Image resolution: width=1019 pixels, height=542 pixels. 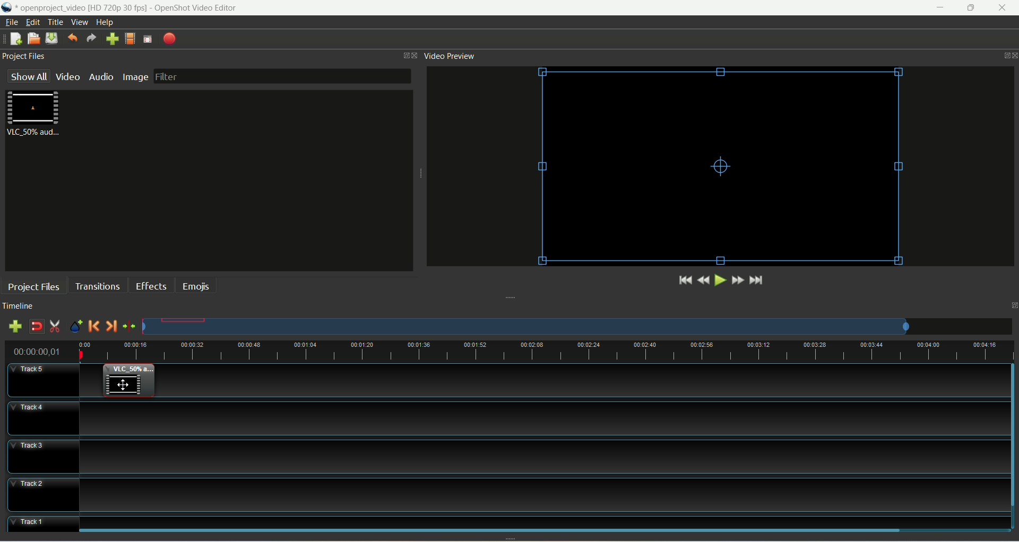 What do you see at coordinates (703, 280) in the screenshot?
I see `rewind` at bounding box center [703, 280].